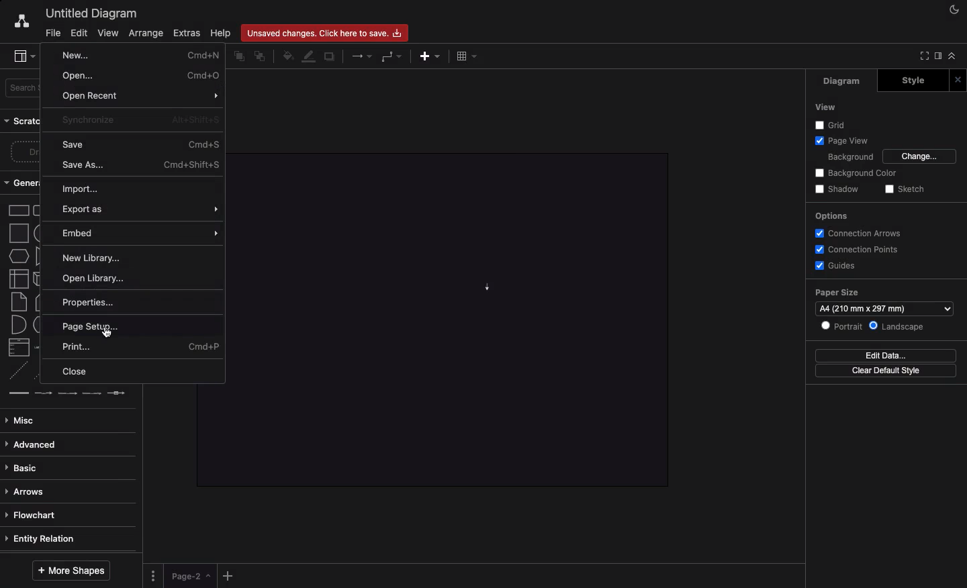 The image size is (967, 588). I want to click on Waypoints, so click(393, 56).